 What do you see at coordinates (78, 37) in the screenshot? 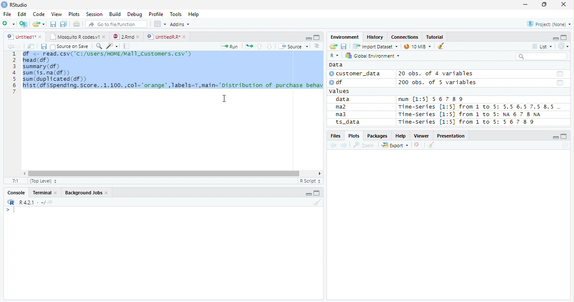
I see `Mosquito T codes.v1` at bounding box center [78, 37].